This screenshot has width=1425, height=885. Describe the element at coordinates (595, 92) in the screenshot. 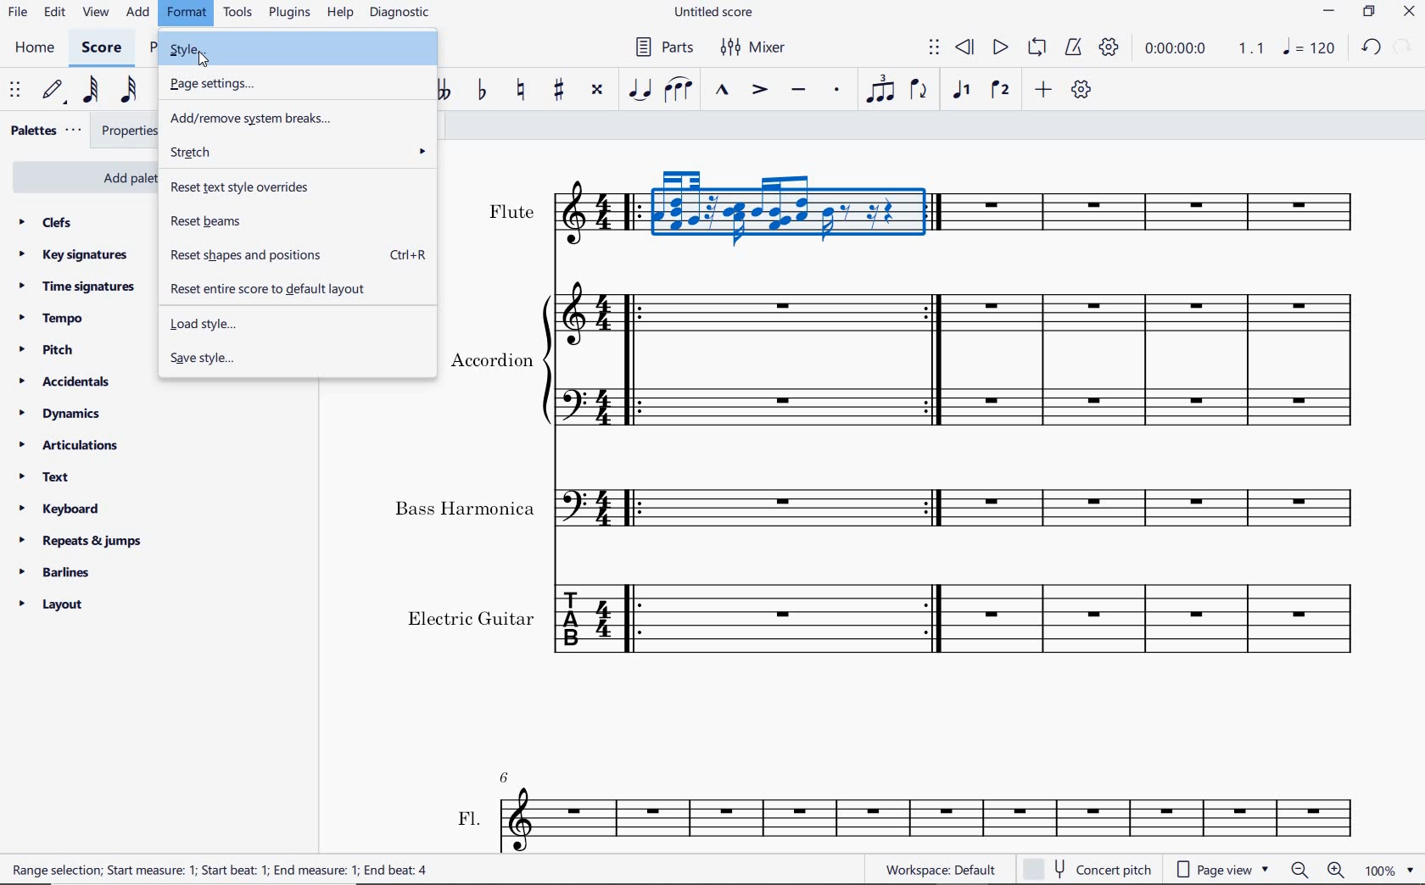

I see `toggle double-sharp` at that location.